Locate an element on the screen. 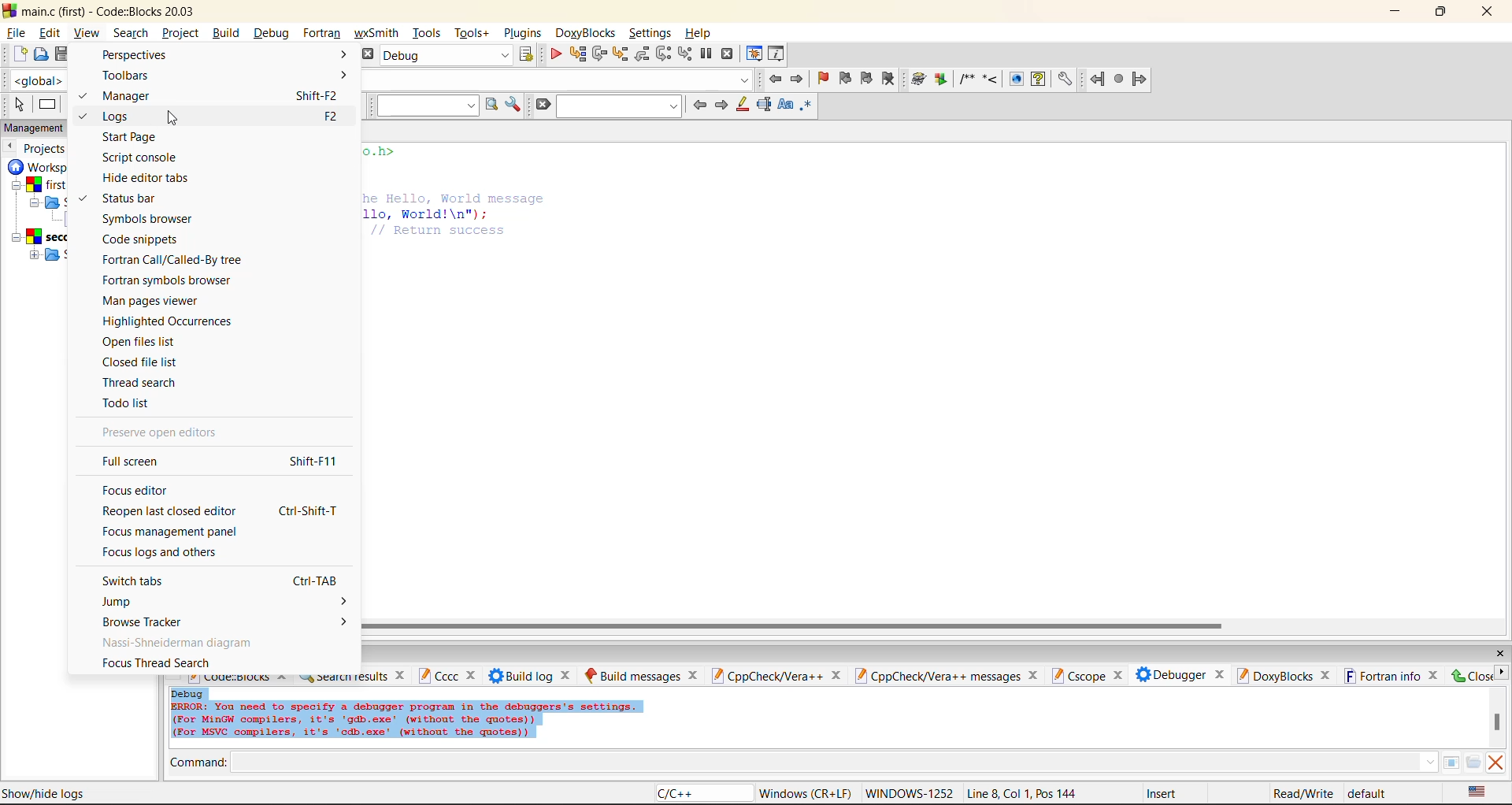 This screenshot has height=805, width=1512. WINDOWS-1252 is located at coordinates (910, 792).